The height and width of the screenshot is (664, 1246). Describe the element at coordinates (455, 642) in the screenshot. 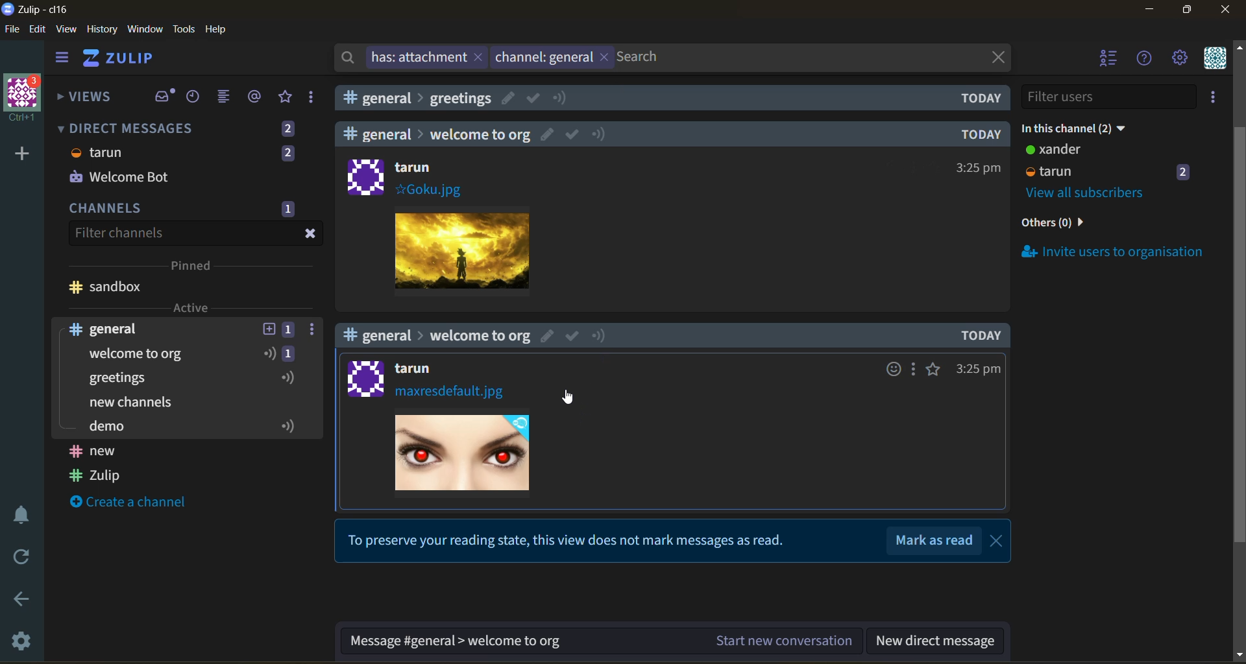

I see `Message #general > welcome to org` at that location.